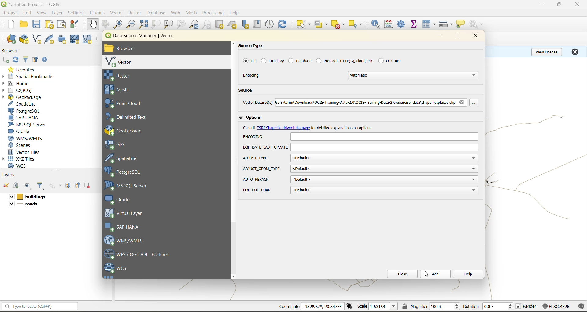 This screenshot has width=587, height=312. What do you see at coordinates (20, 90) in the screenshot?
I see `c\:os` at bounding box center [20, 90].